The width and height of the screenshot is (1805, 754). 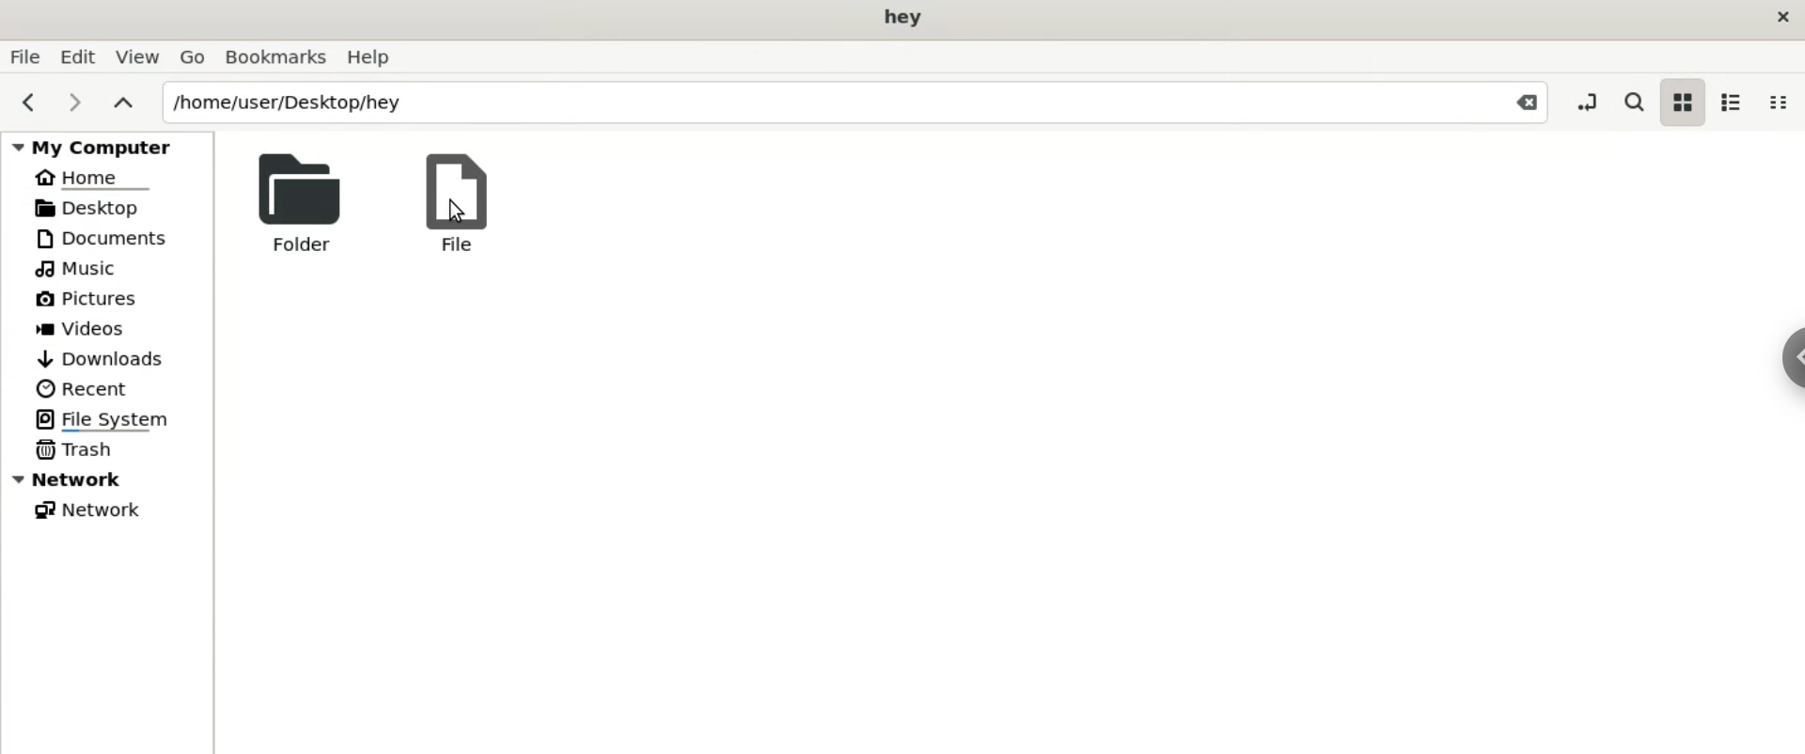 What do you see at coordinates (1681, 103) in the screenshot?
I see `icon view` at bounding box center [1681, 103].